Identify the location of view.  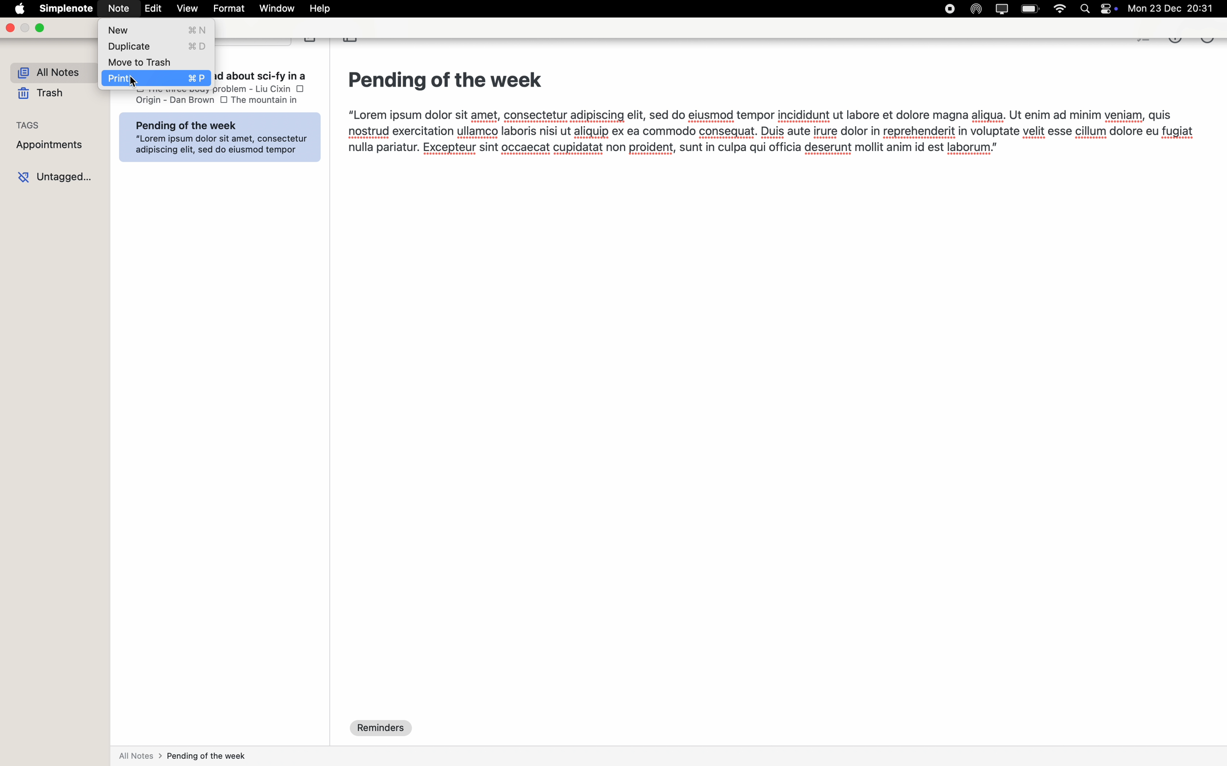
(188, 9).